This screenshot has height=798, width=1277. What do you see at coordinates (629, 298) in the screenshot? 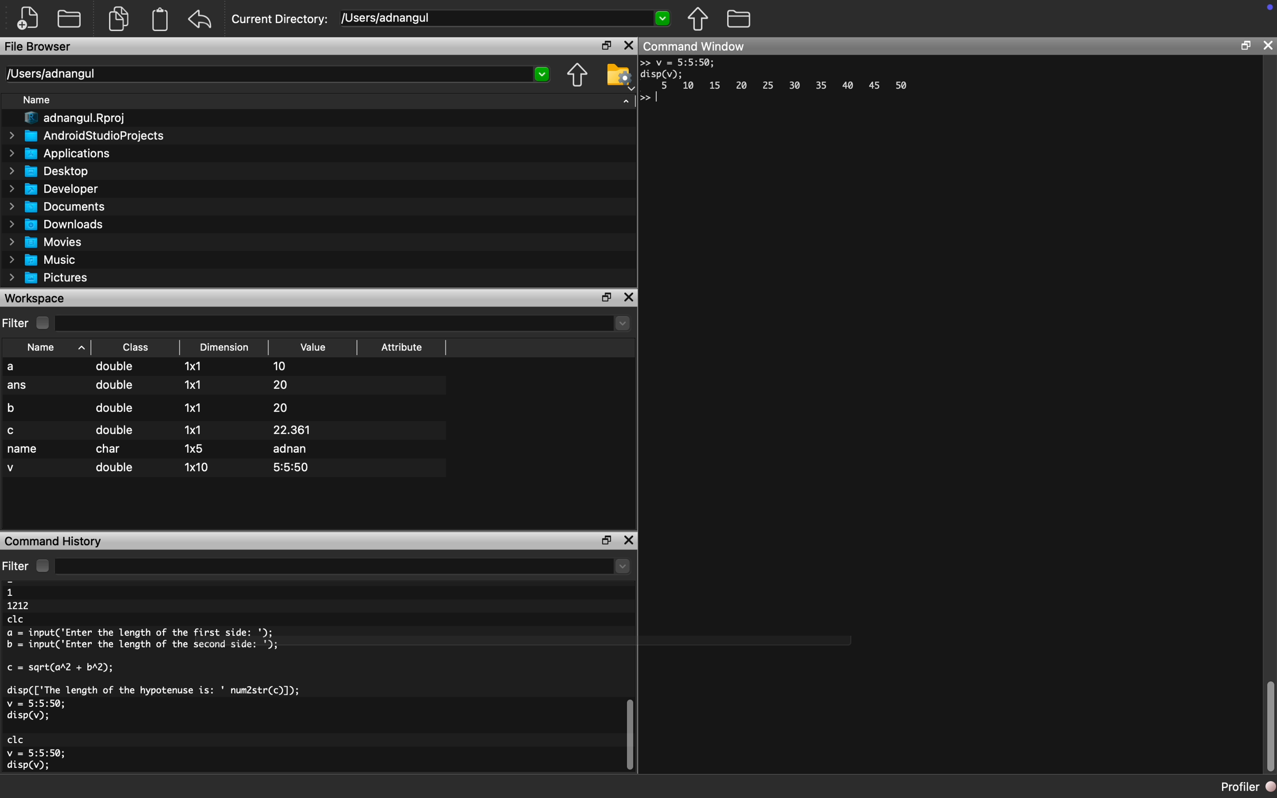
I see `close` at bounding box center [629, 298].